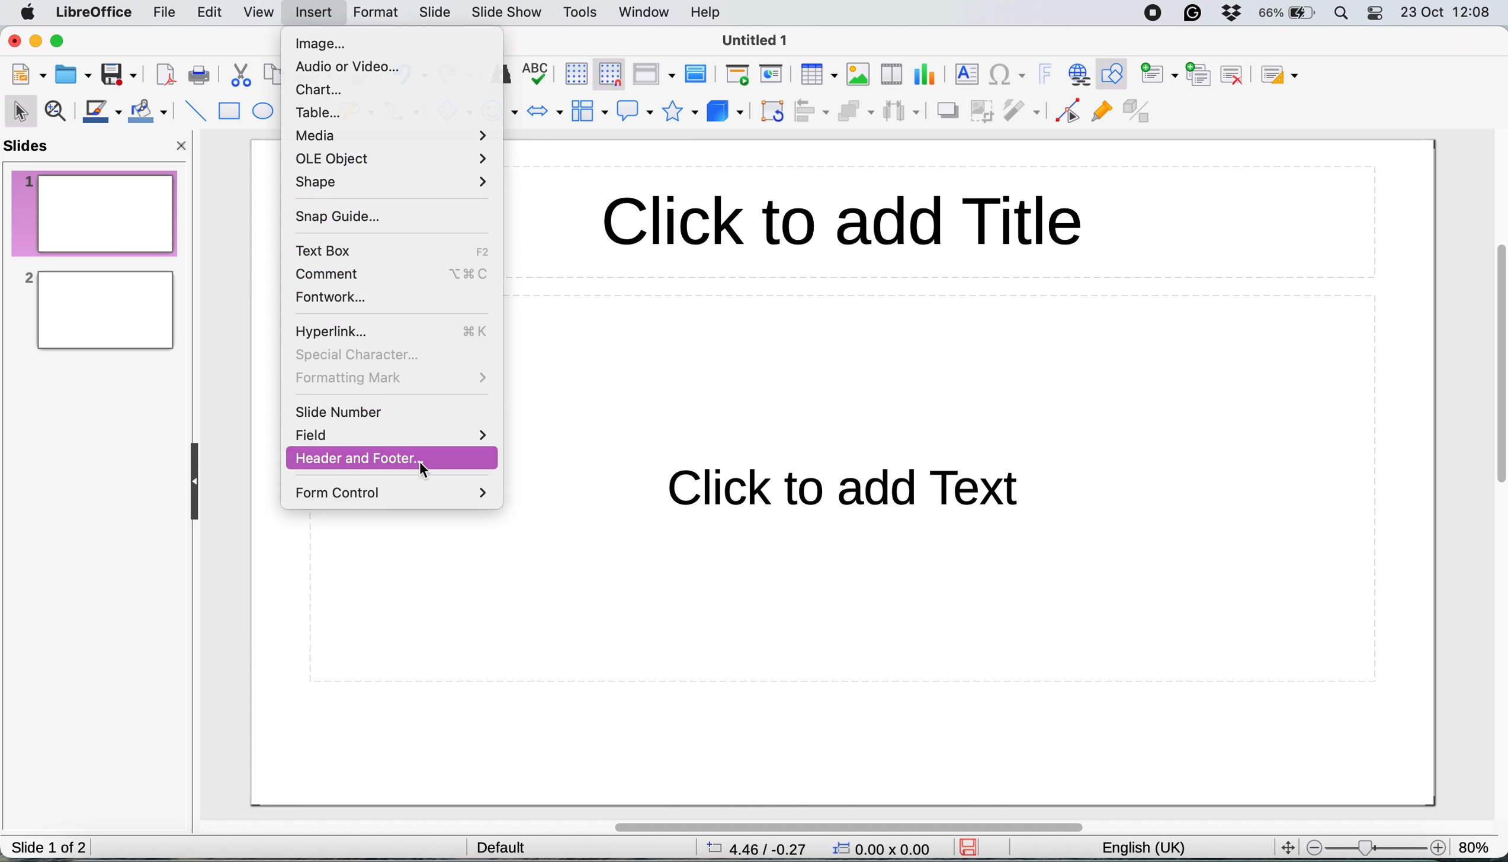 The width and height of the screenshot is (1508, 862). What do you see at coordinates (699, 75) in the screenshot?
I see `master slide` at bounding box center [699, 75].